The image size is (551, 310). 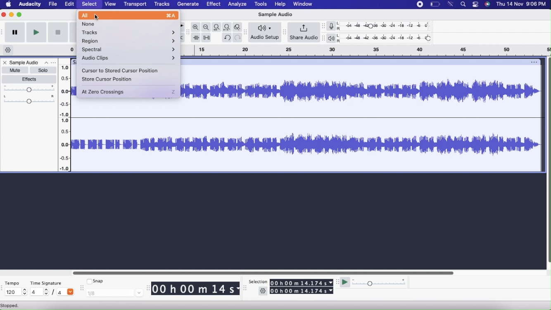 What do you see at coordinates (387, 39) in the screenshot?
I see `Playback level` at bounding box center [387, 39].